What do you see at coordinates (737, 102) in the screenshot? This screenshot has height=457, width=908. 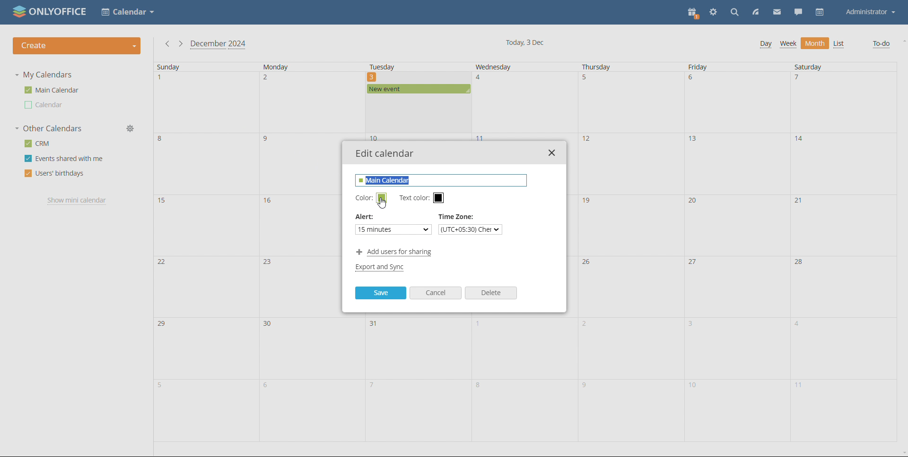 I see `date` at bounding box center [737, 102].